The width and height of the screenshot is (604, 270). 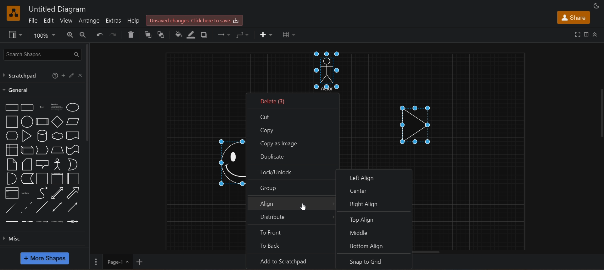 I want to click on directional connector, so click(x=74, y=207).